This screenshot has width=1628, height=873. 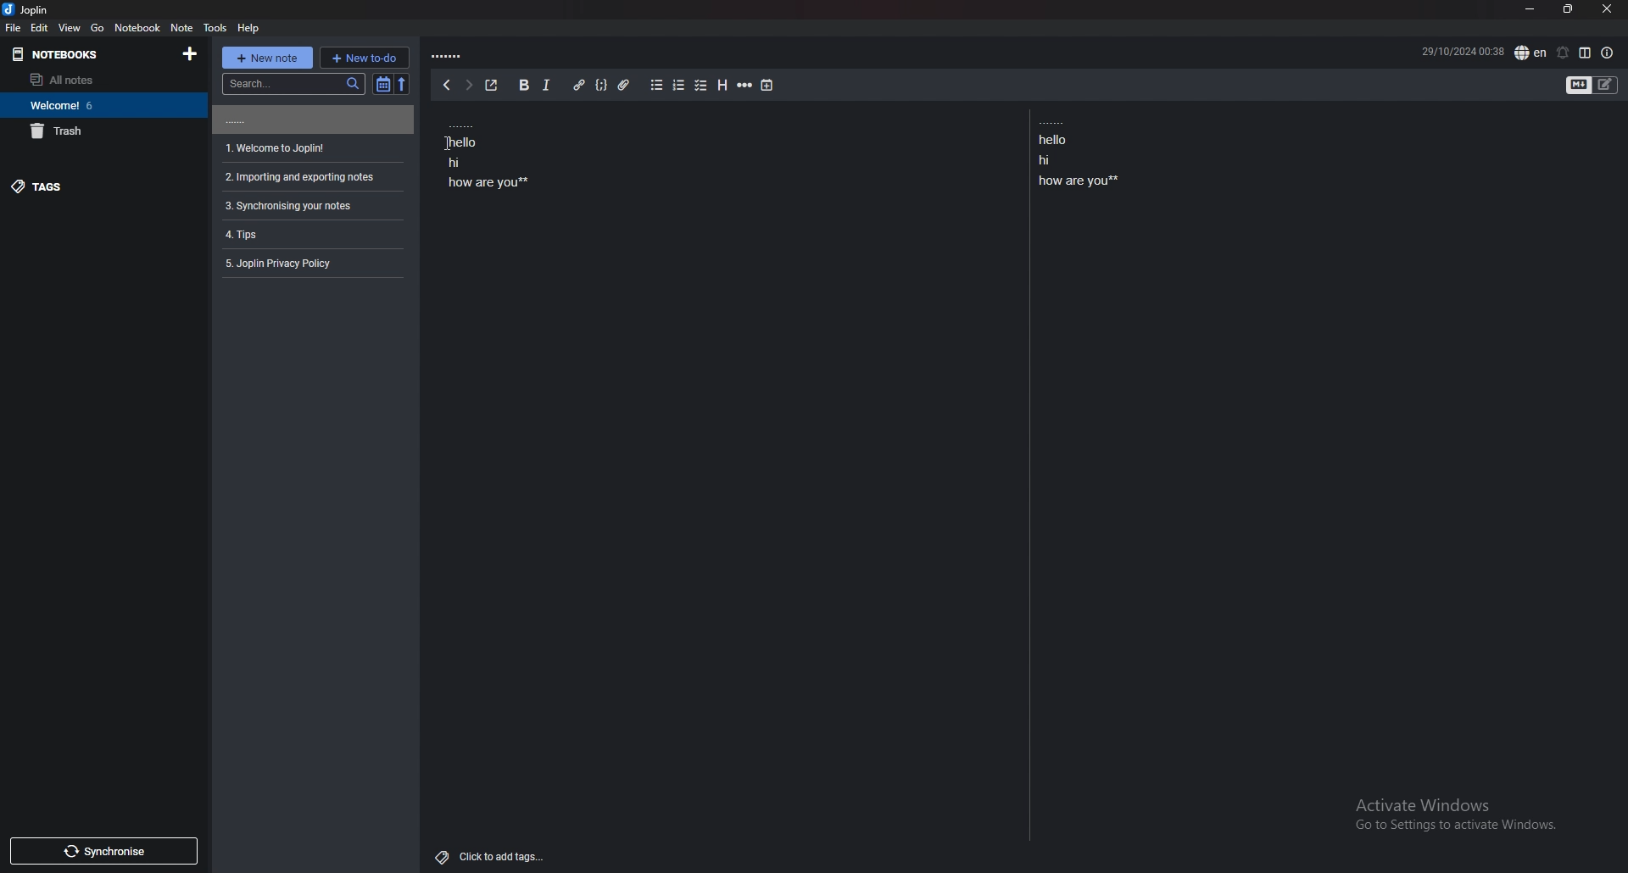 I want to click on tools, so click(x=216, y=28).